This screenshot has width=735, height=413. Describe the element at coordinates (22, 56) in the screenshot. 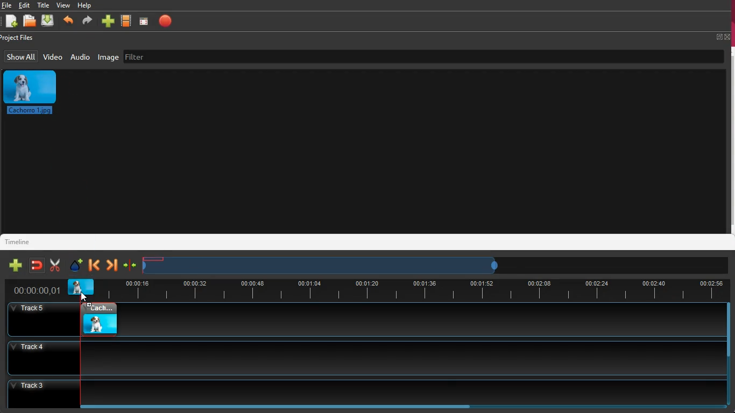

I see `show all` at that location.